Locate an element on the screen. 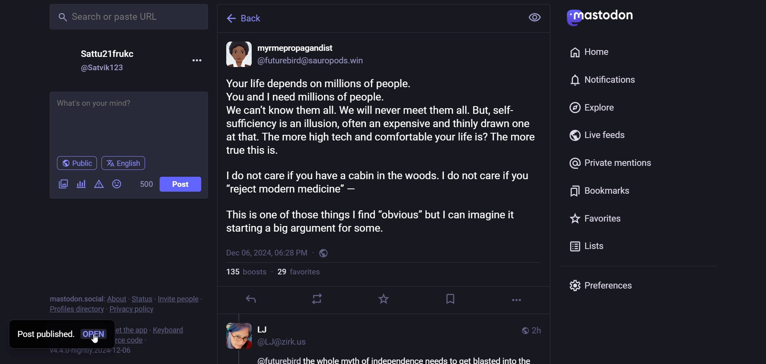 Image resolution: width=766 pixels, height=364 pixels. favorite is located at coordinates (385, 299).